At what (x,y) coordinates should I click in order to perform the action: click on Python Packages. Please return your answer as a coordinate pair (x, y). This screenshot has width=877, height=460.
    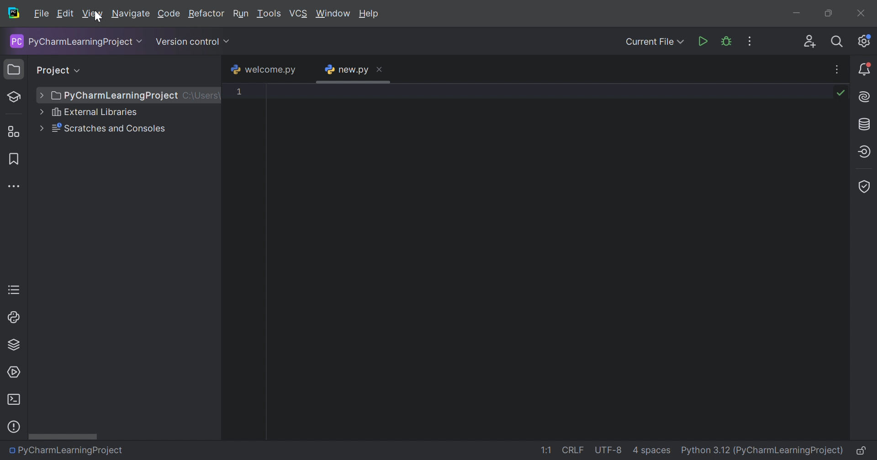
    Looking at the image, I should click on (16, 345).